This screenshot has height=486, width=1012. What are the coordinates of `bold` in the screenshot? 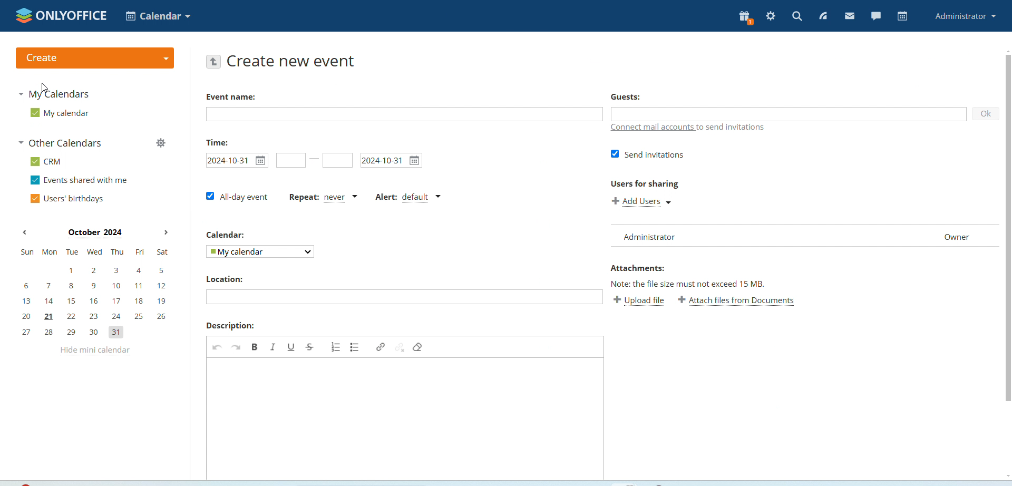 It's located at (255, 347).